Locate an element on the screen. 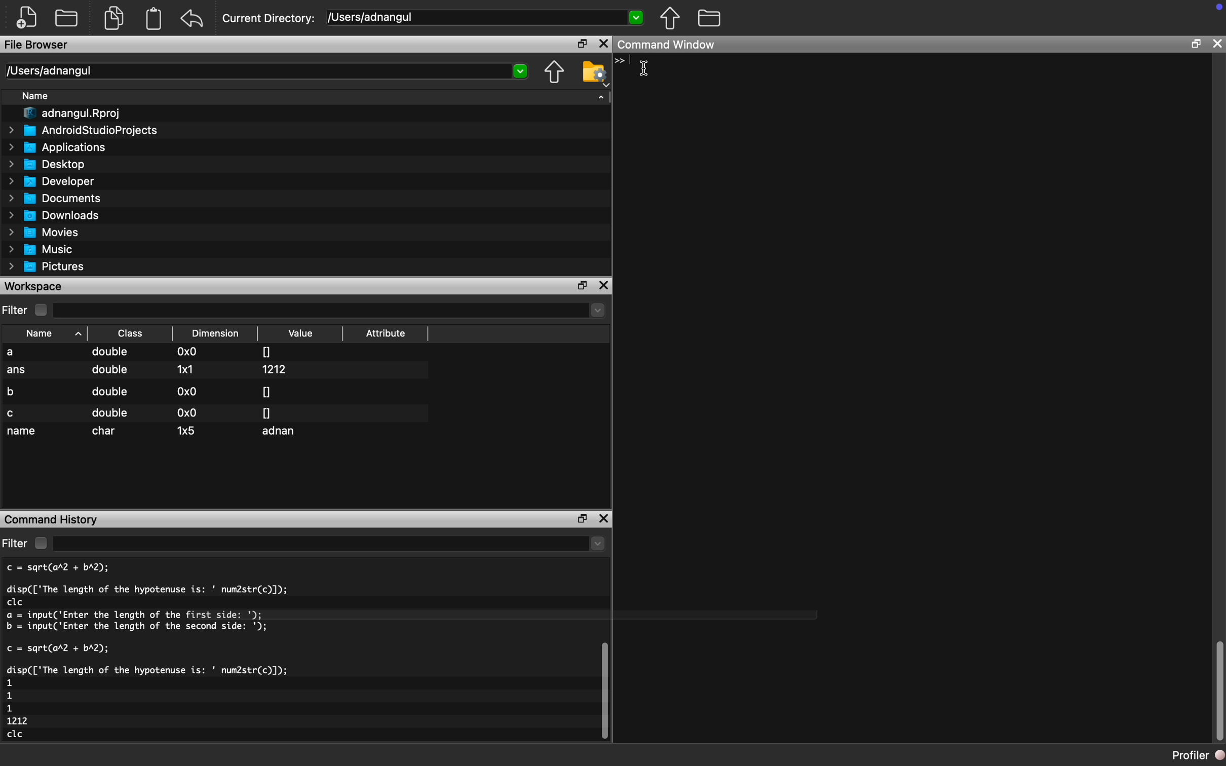 This screenshot has height=766, width=1226. /USers/adnangul is located at coordinates (486, 18).